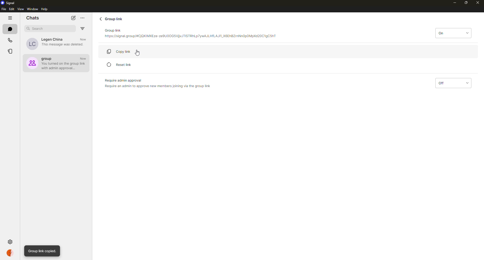  Describe the element at coordinates (112, 19) in the screenshot. I see `group link` at that location.